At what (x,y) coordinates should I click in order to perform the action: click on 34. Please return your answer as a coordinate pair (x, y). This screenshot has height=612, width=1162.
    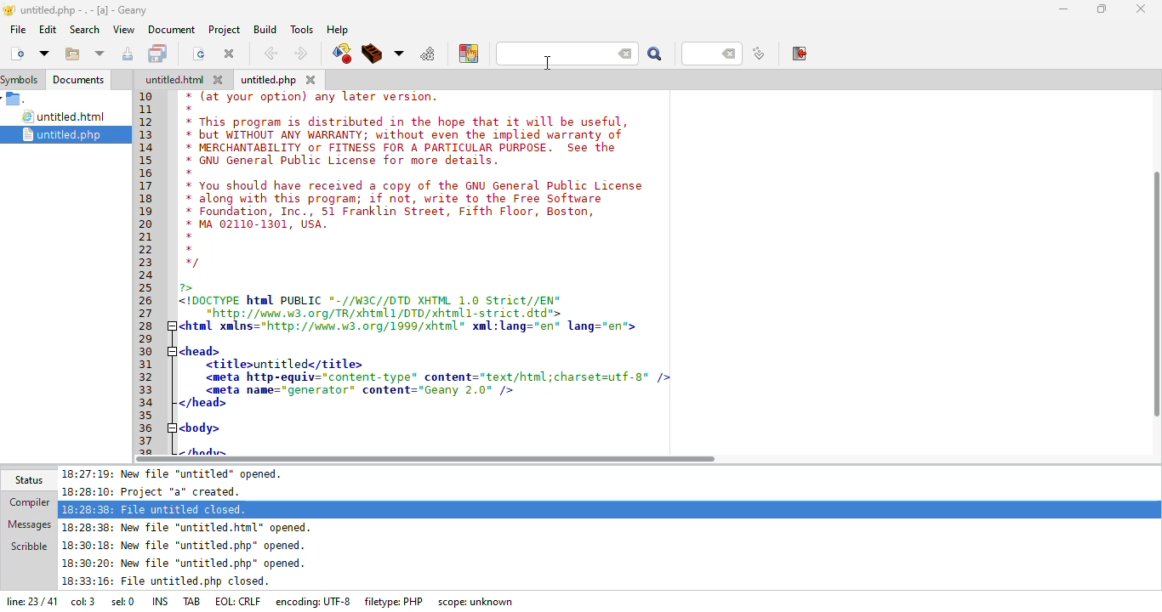
    Looking at the image, I should click on (149, 403).